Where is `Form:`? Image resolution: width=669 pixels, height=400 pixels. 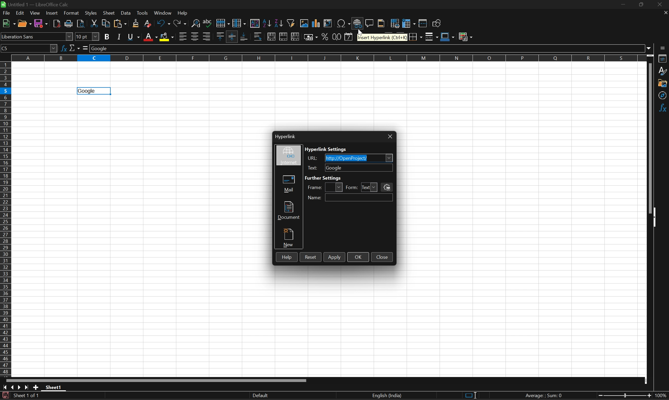 Form: is located at coordinates (353, 187).